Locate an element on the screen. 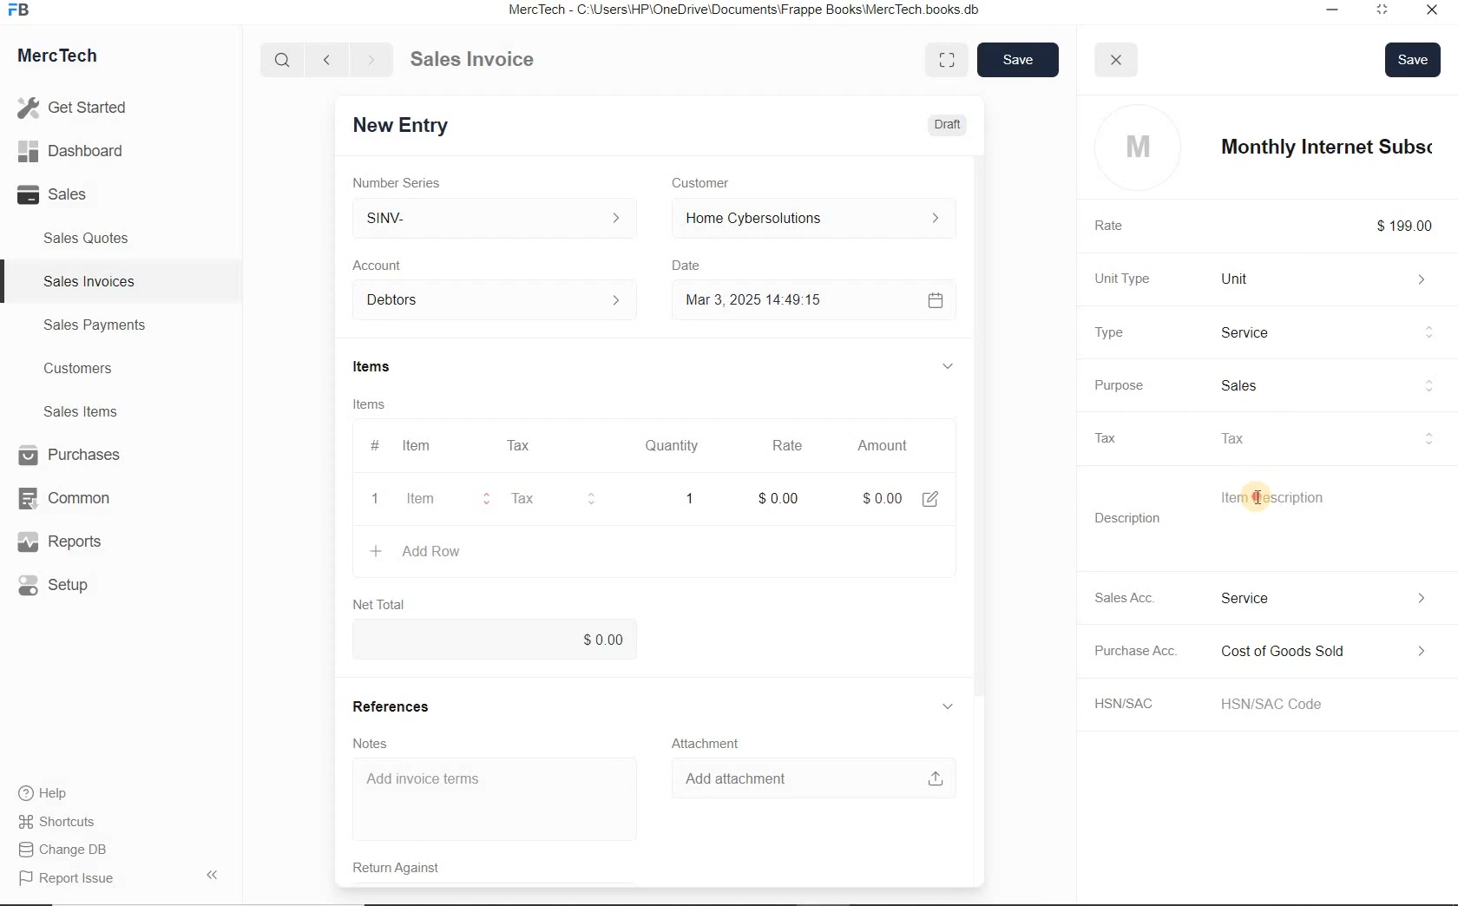 The image size is (1458, 906). Shortcuts is located at coordinates (65, 823).